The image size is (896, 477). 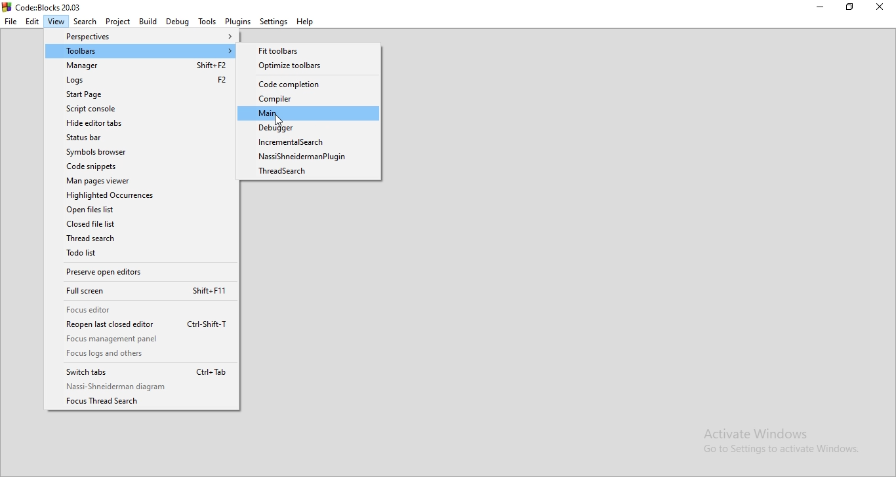 I want to click on Symbols browser, so click(x=140, y=151).